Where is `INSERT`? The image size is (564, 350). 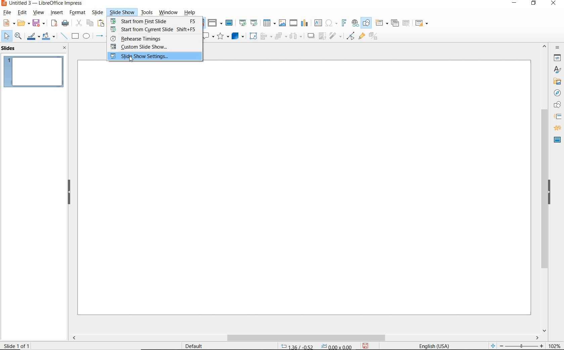
INSERT is located at coordinates (57, 13).